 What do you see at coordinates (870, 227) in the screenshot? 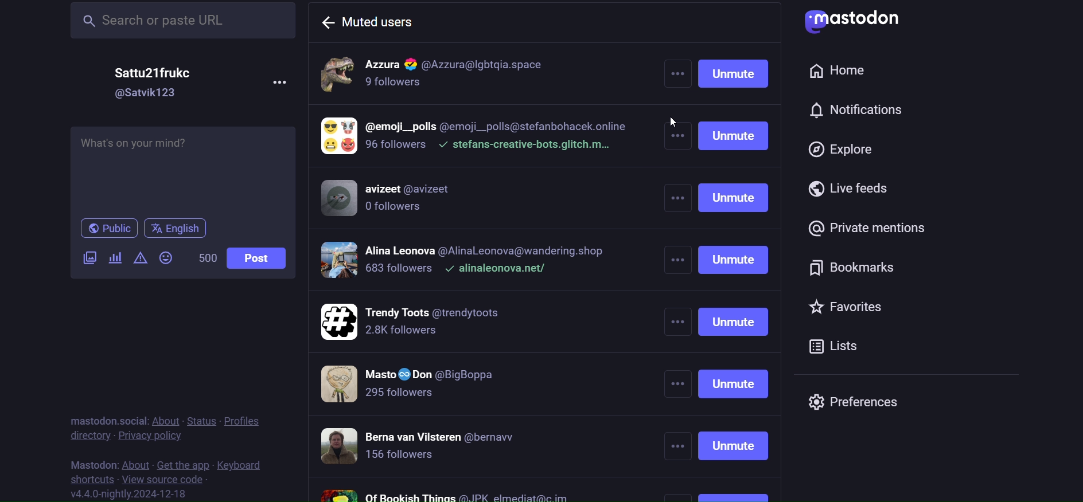
I see `private mention` at bounding box center [870, 227].